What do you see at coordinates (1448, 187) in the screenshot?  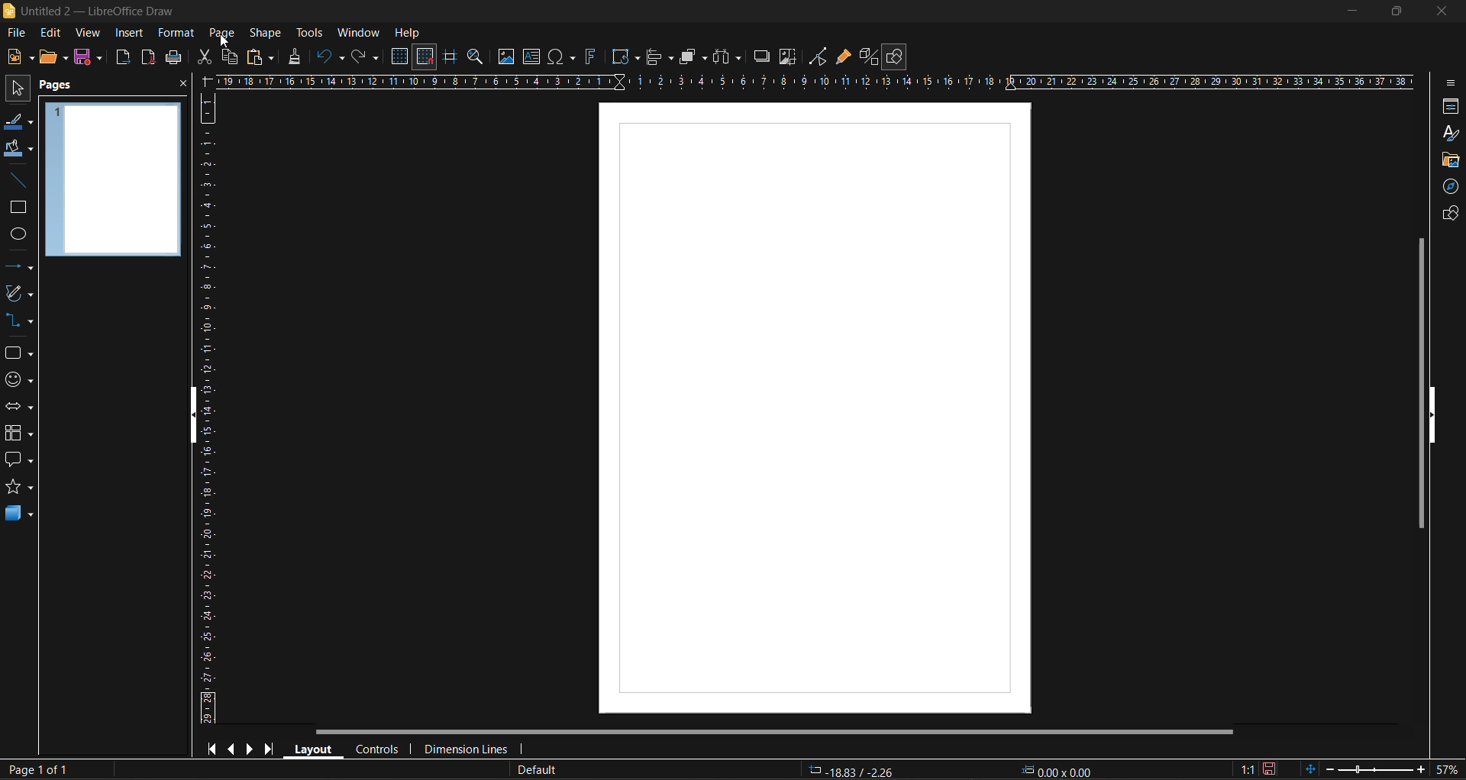 I see `navigator` at bounding box center [1448, 187].